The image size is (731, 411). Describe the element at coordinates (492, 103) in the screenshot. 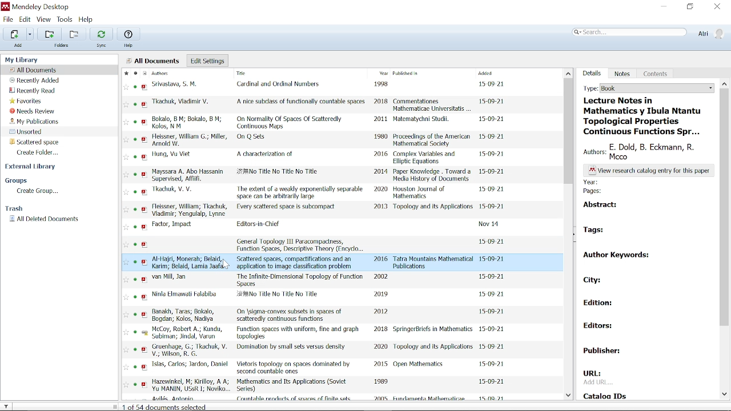

I see `date` at that location.